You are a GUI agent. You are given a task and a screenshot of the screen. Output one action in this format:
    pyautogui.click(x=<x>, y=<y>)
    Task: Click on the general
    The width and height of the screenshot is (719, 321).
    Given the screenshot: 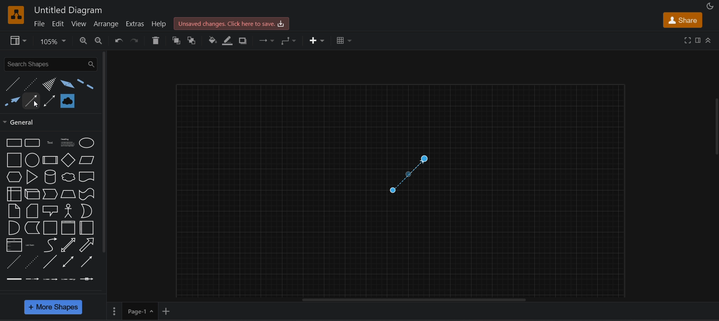 What is the action you would take?
    pyautogui.click(x=23, y=122)
    